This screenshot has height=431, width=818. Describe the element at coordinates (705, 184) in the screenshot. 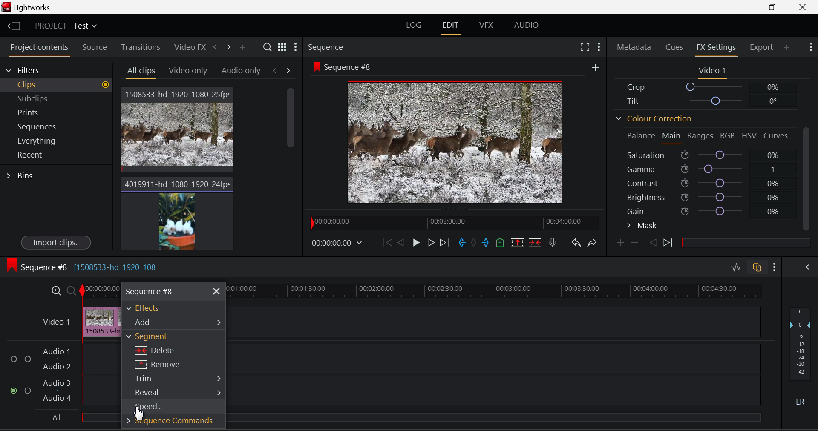

I see `Contrast` at that location.